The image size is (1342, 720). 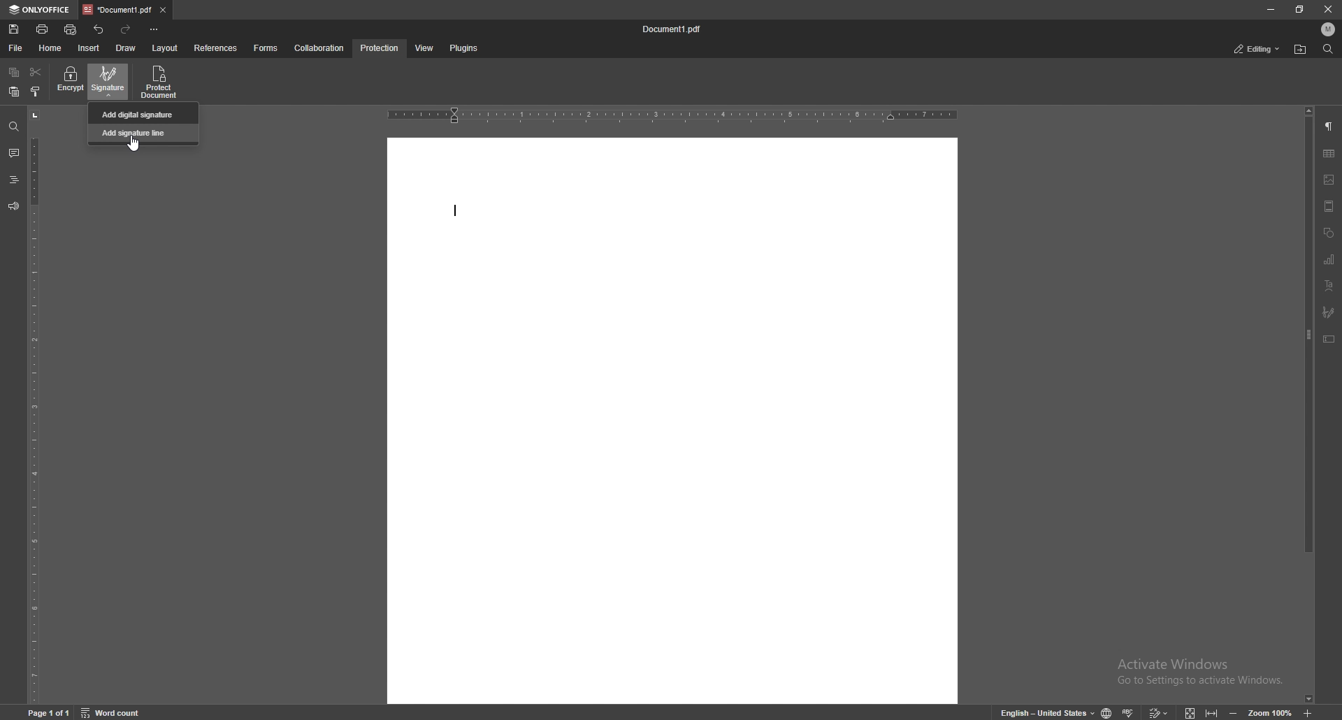 What do you see at coordinates (1270, 8) in the screenshot?
I see `minimize` at bounding box center [1270, 8].